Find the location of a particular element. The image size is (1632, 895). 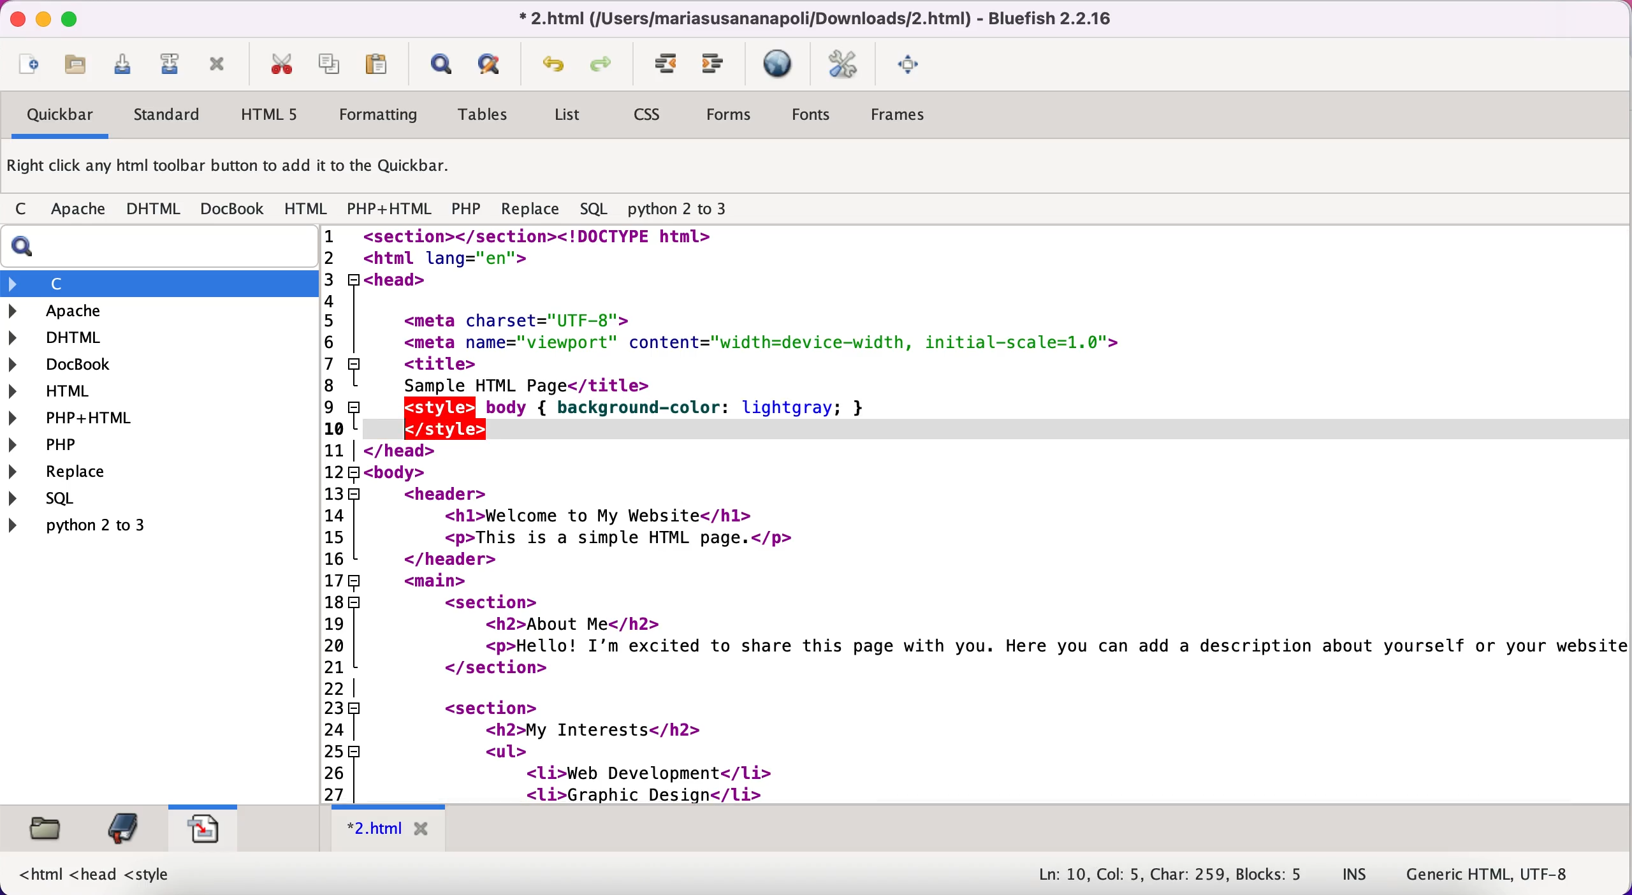

replace is located at coordinates (88, 473).